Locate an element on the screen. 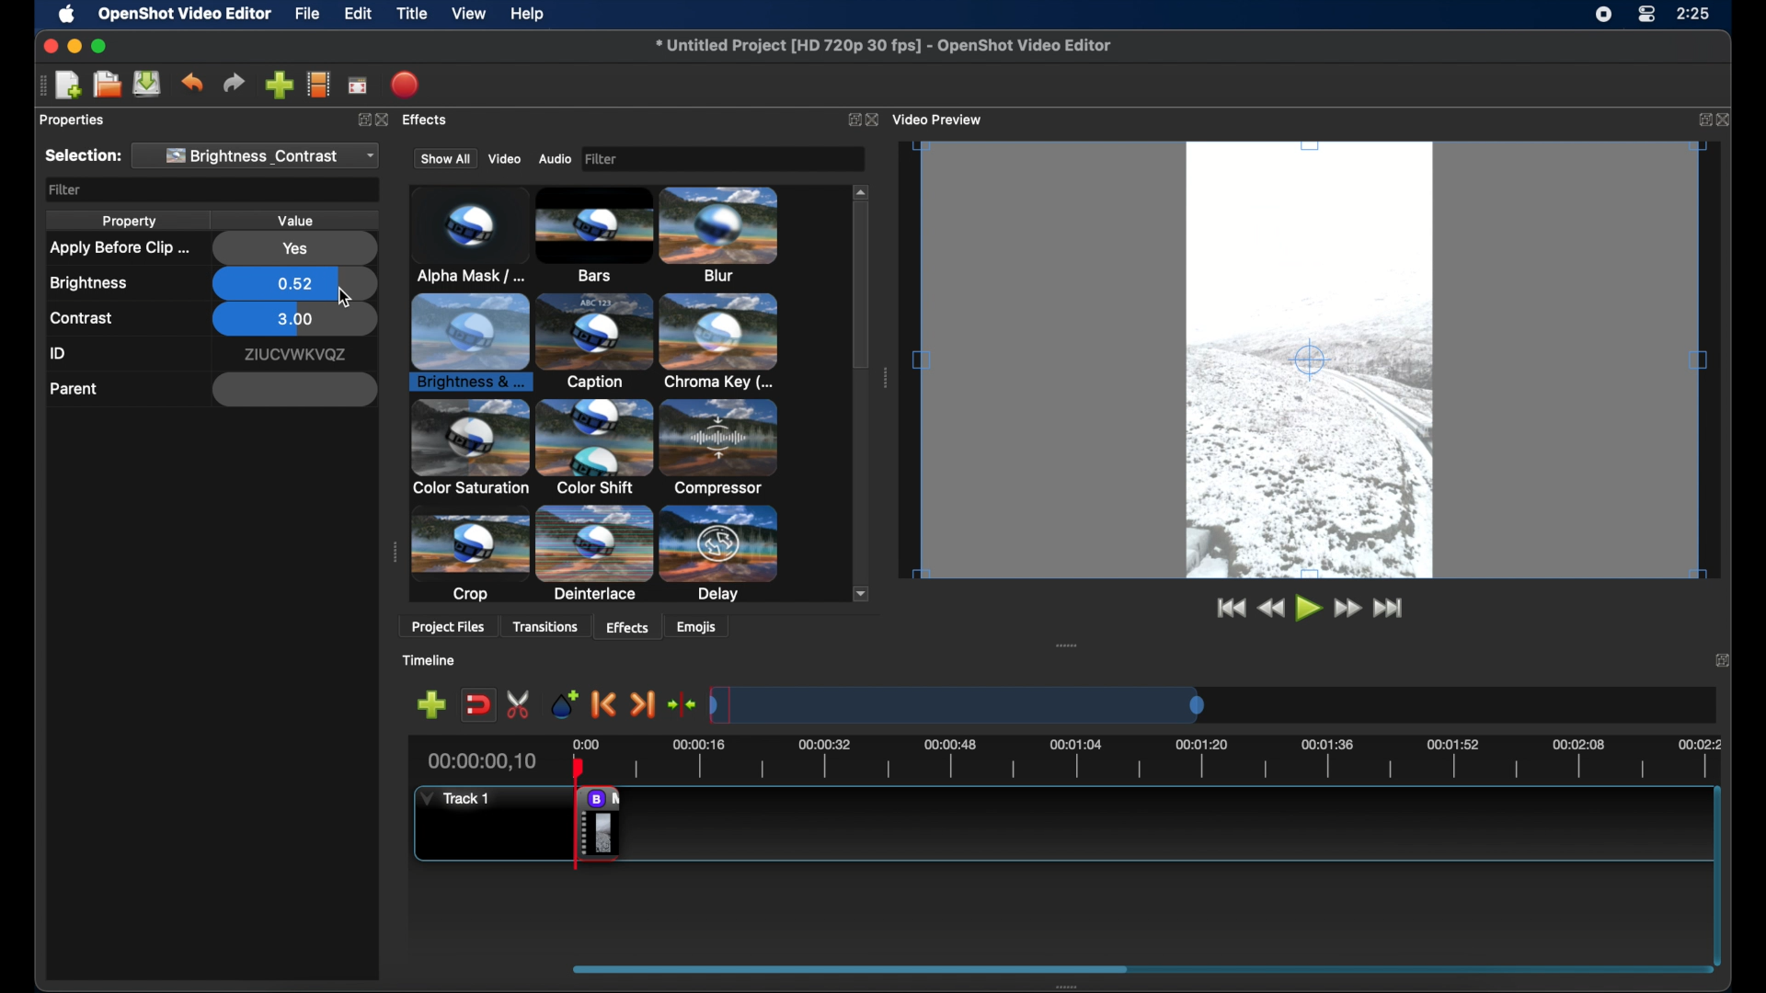 The image size is (1766, 993). next marker is located at coordinates (646, 704).